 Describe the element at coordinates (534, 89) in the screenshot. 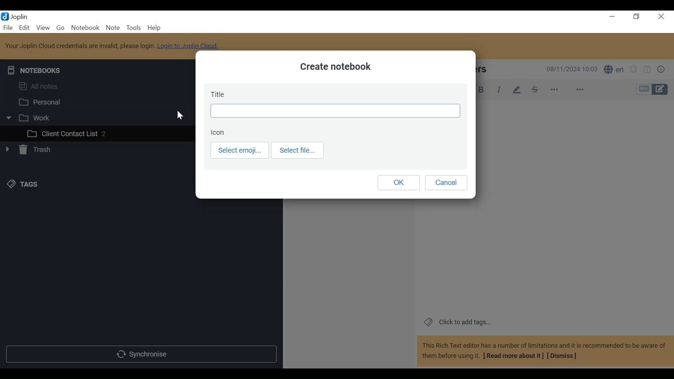

I see `Strikethrough` at that location.